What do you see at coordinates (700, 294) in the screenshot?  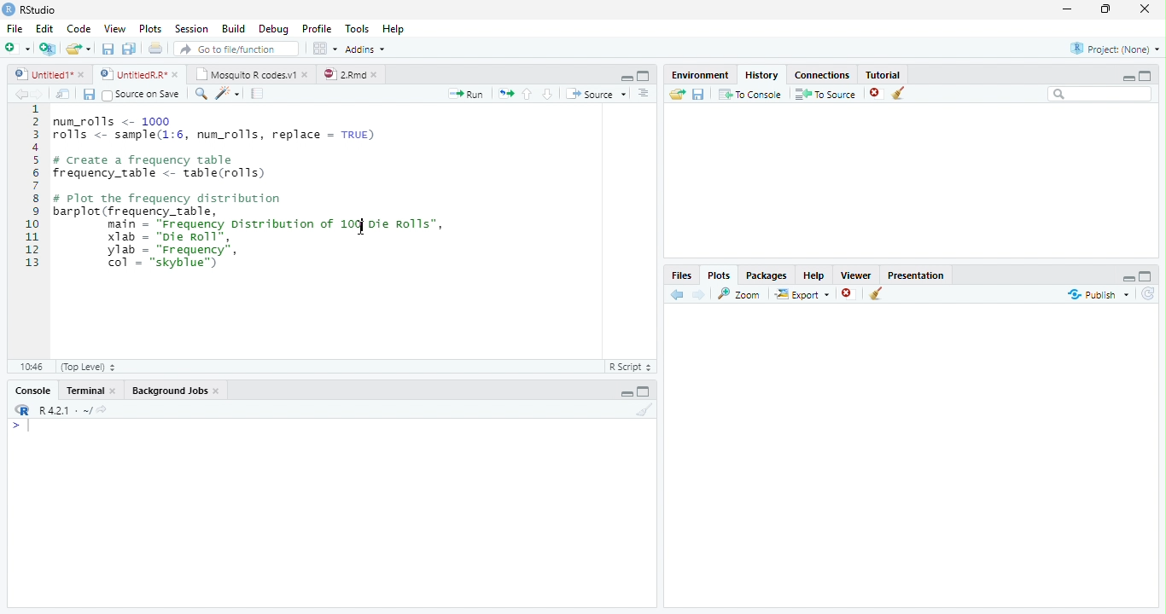 I see `Next Plot` at bounding box center [700, 294].